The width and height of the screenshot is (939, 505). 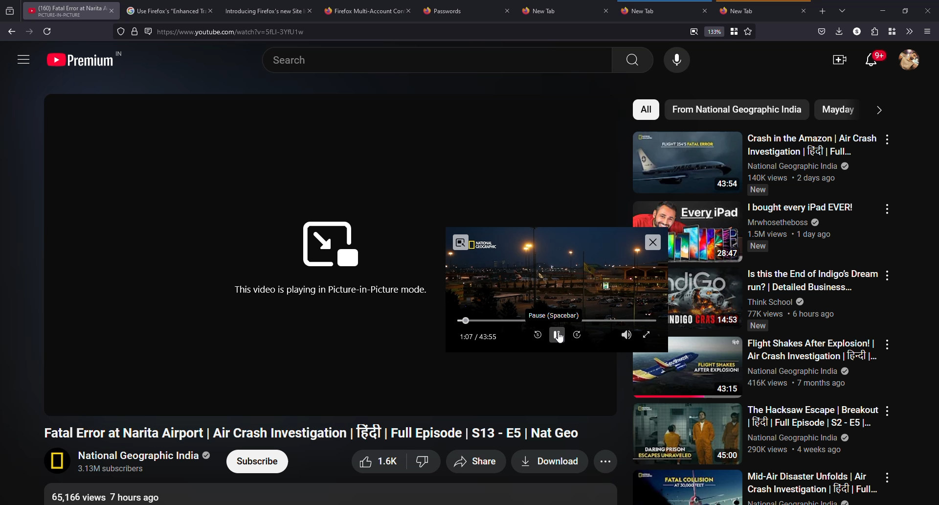 What do you see at coordinates (112, 496) in the screenshot?
I see `Video info` at bounding box center [112, 496].